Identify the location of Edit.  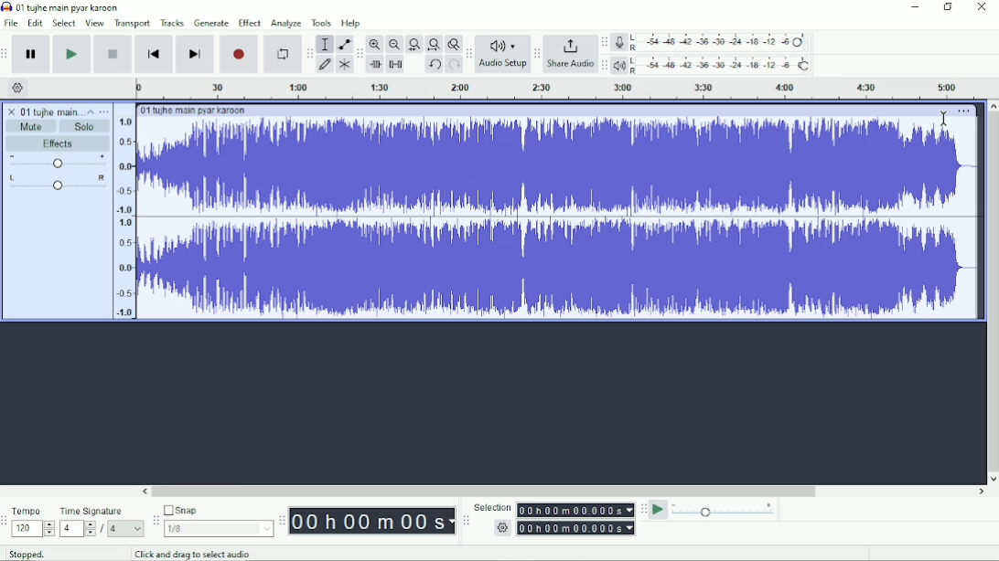
(36, 24).